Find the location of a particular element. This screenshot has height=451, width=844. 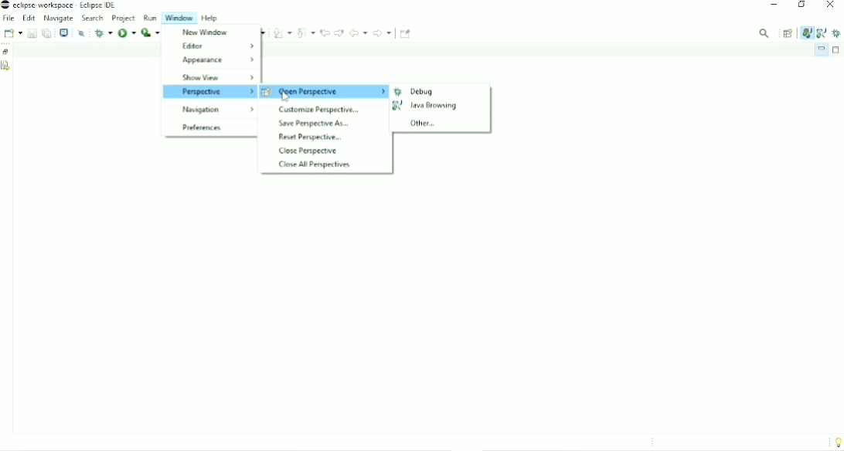

Show View is located at coordinates (218, 78).